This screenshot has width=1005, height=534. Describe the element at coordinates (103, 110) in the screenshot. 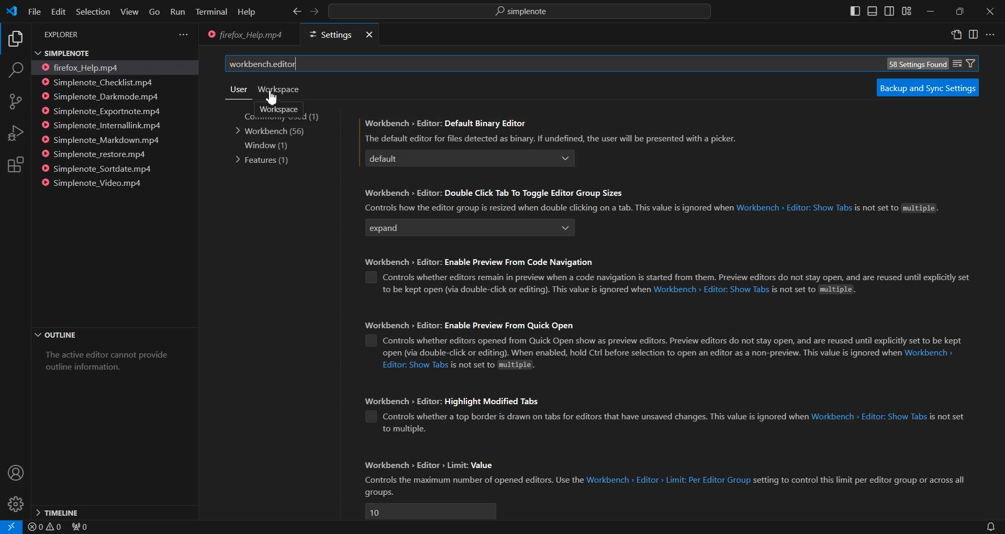

I see `Simplenote_Exportnote.mp4` at that location.